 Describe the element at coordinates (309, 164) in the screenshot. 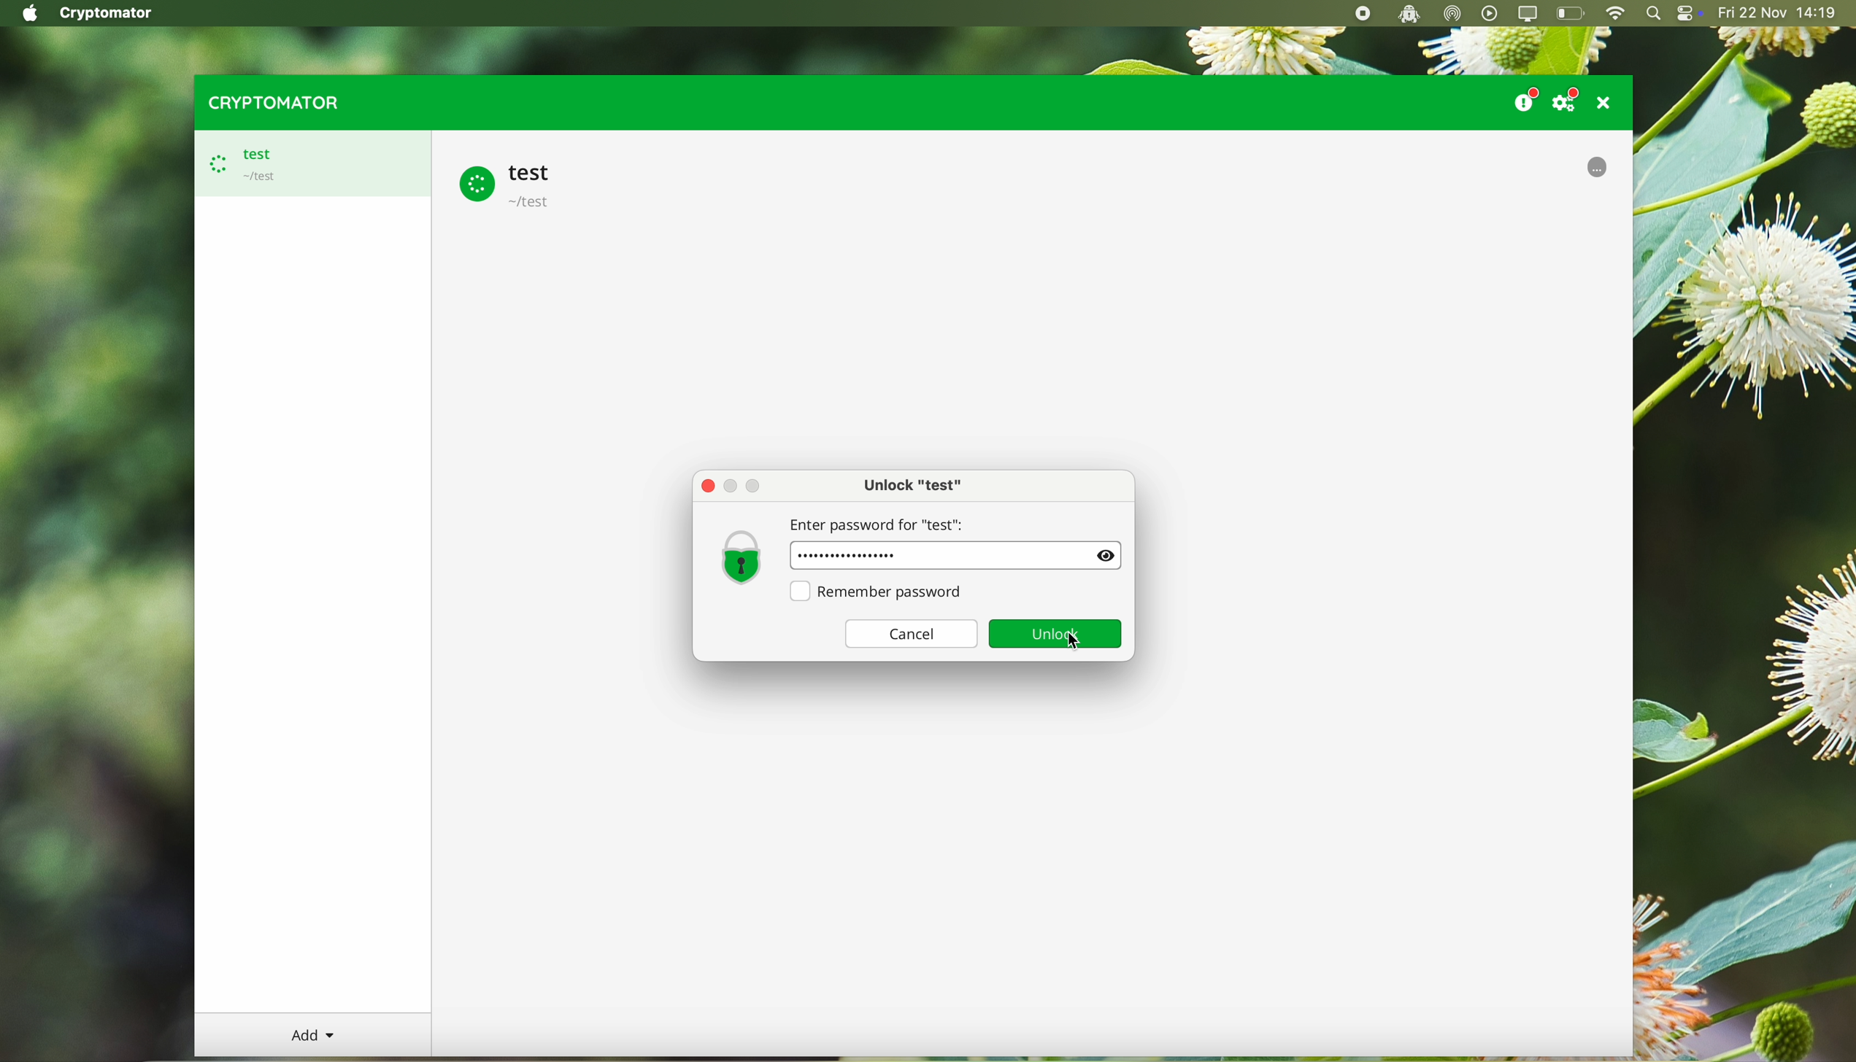

I see `test` at that location.